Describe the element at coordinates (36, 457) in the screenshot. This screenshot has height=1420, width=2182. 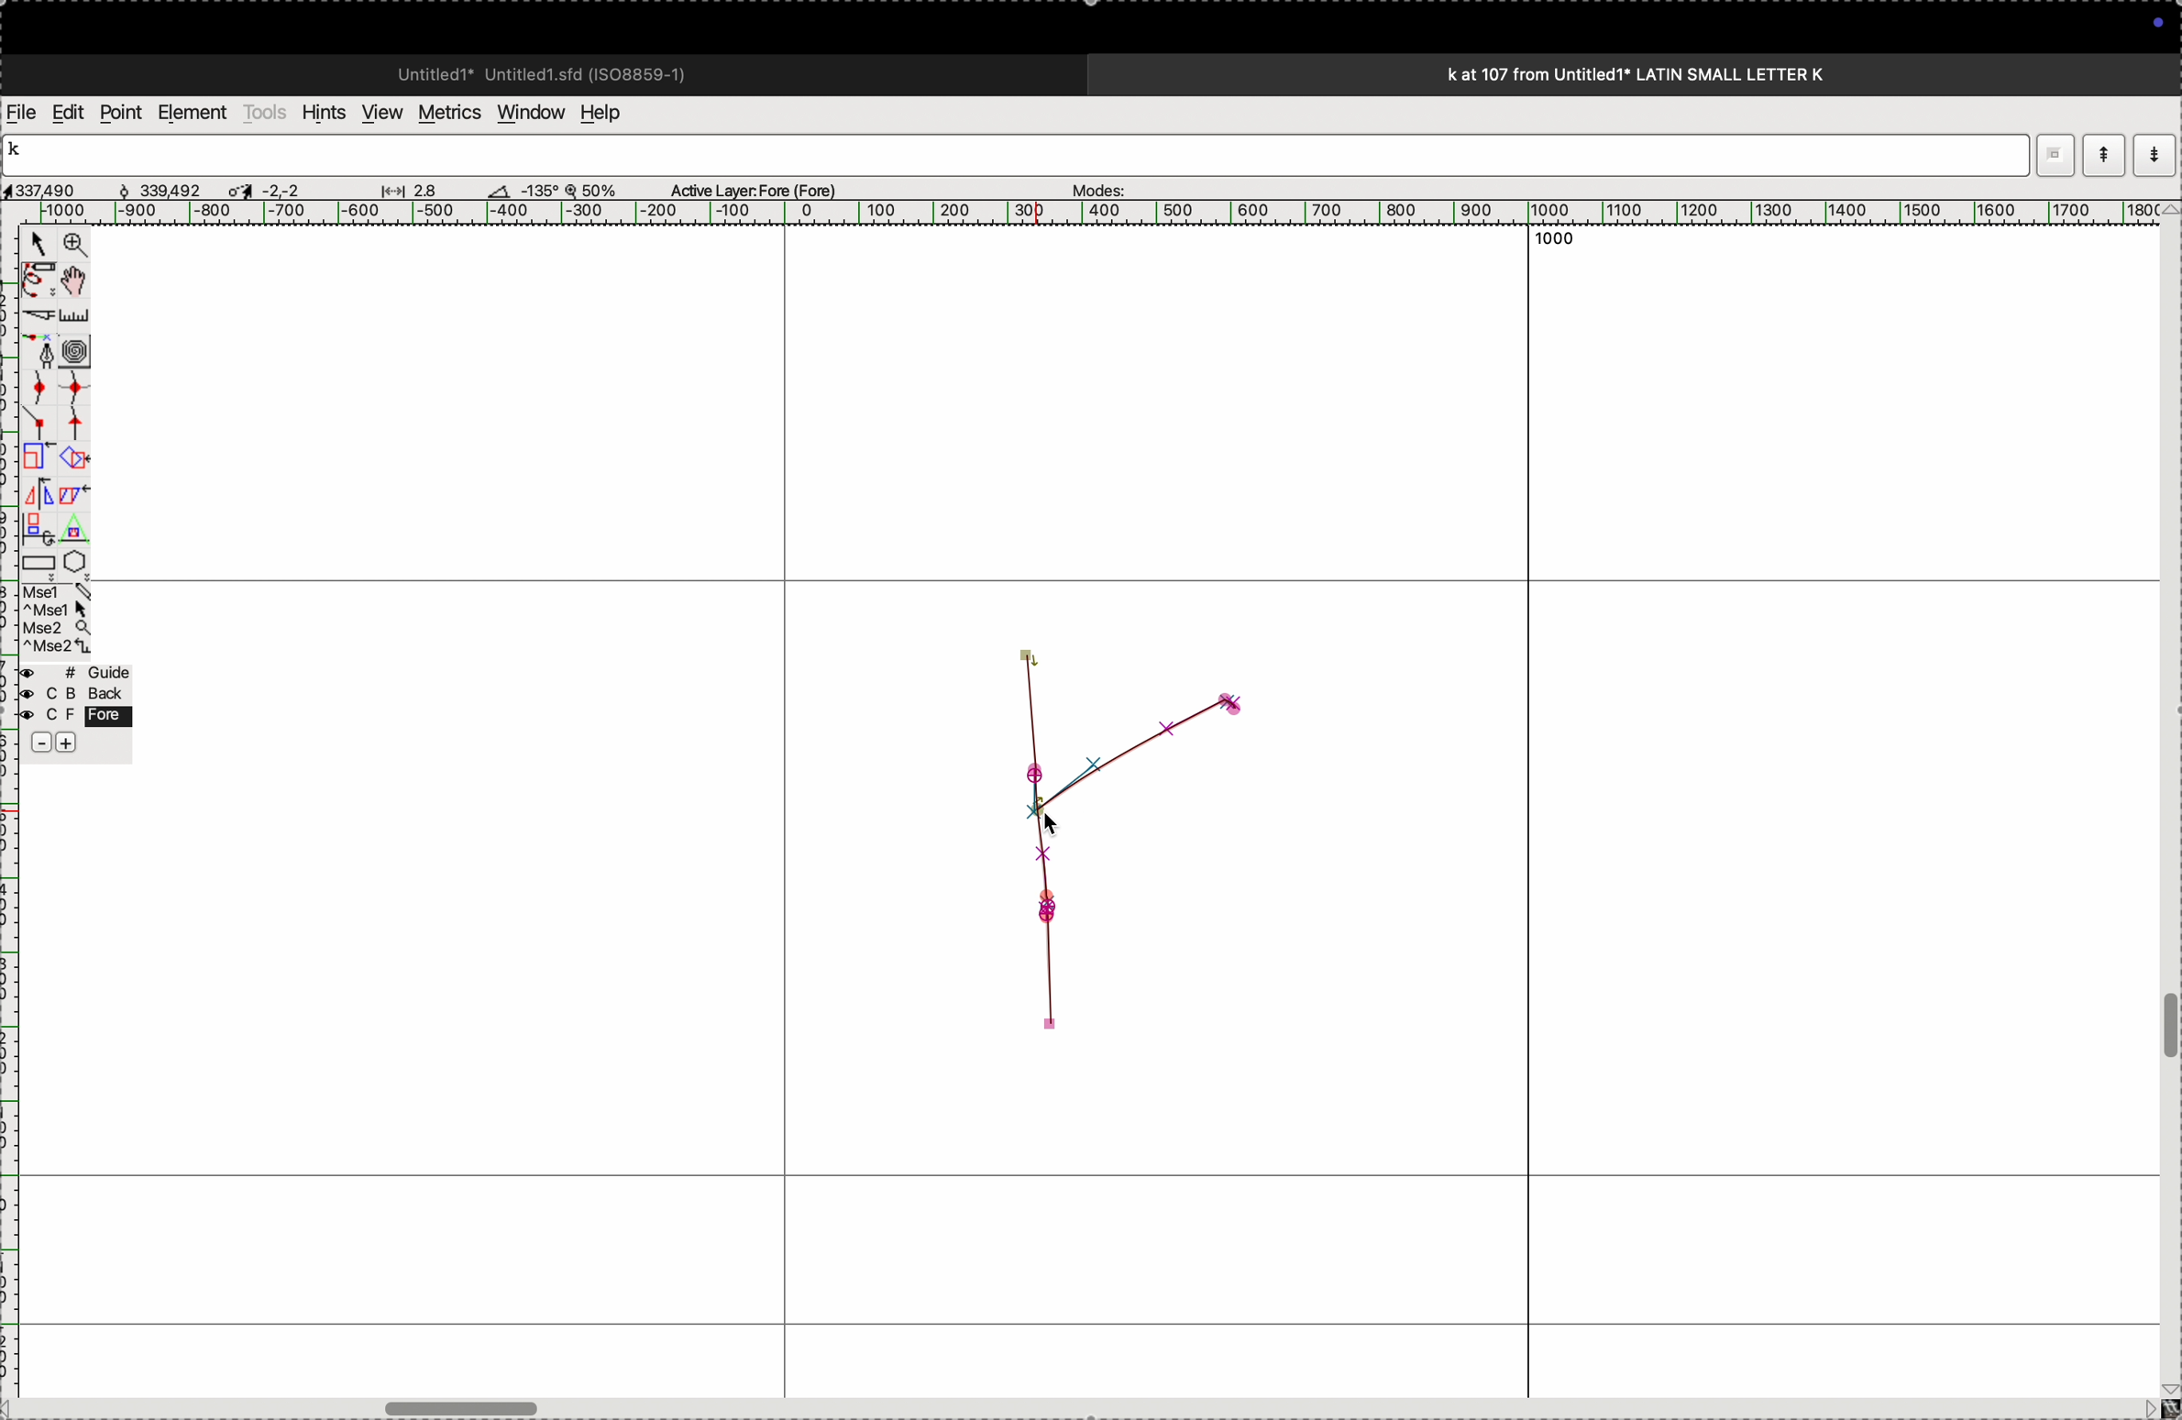
I see `clone` at that location.